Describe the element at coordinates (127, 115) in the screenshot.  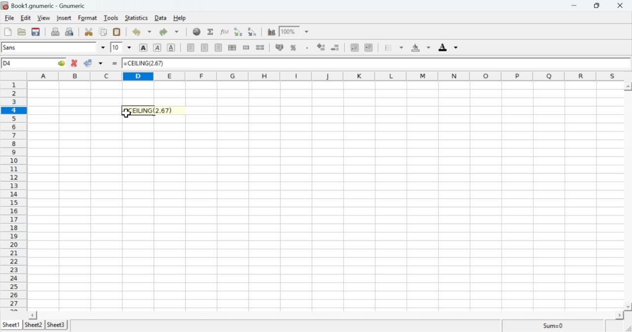
I see `cursor` at that location.